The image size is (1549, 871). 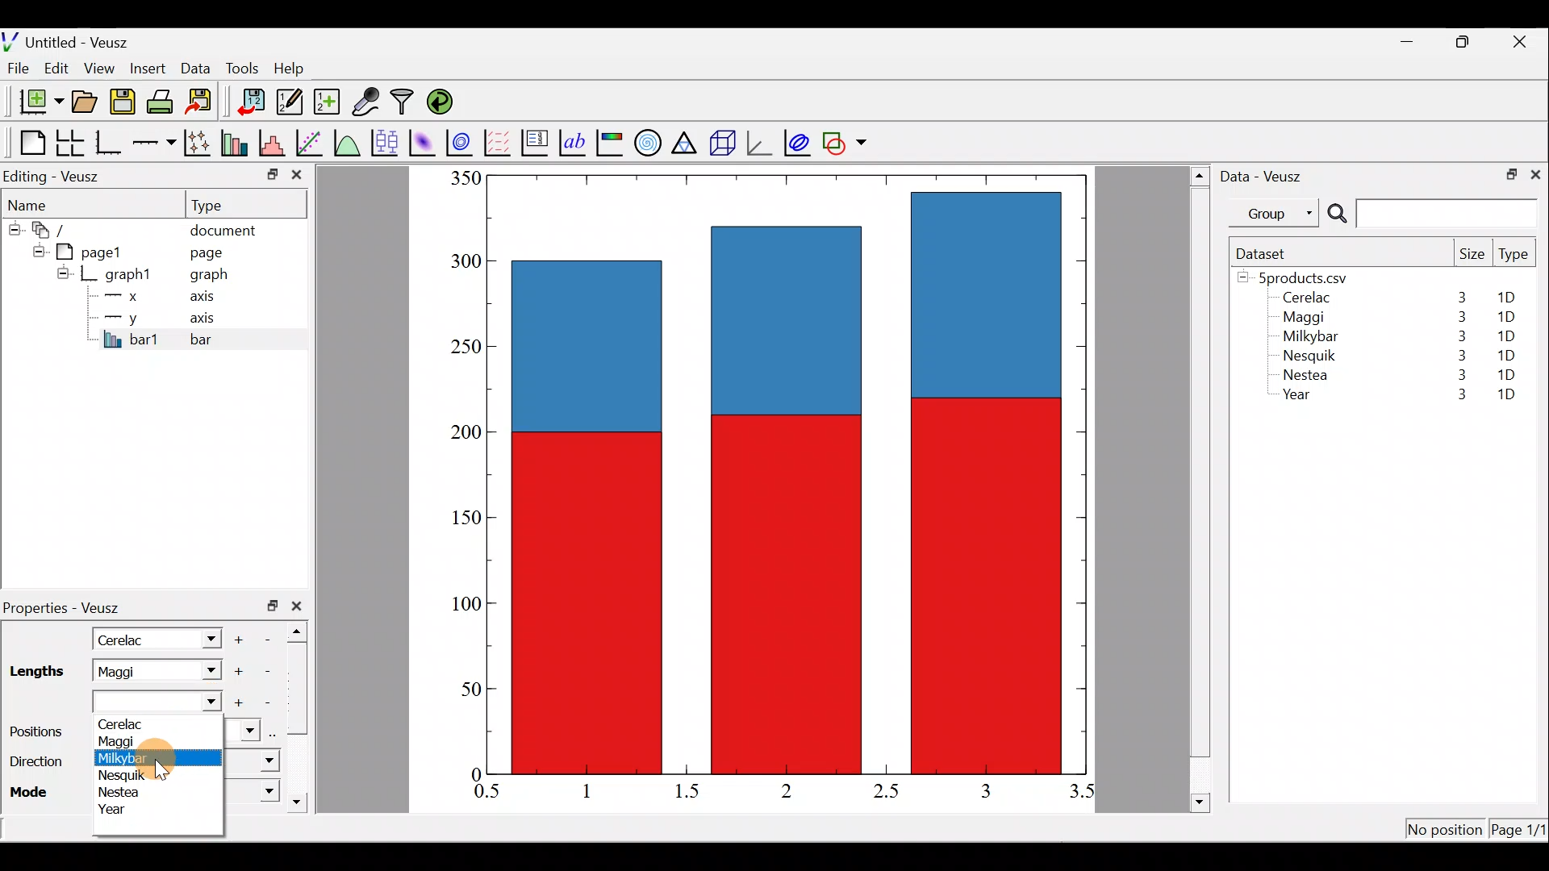 What do you see at coordinates (28, 143) in the screenshot?
I see `Blank page` at bounding box center [28, 143].